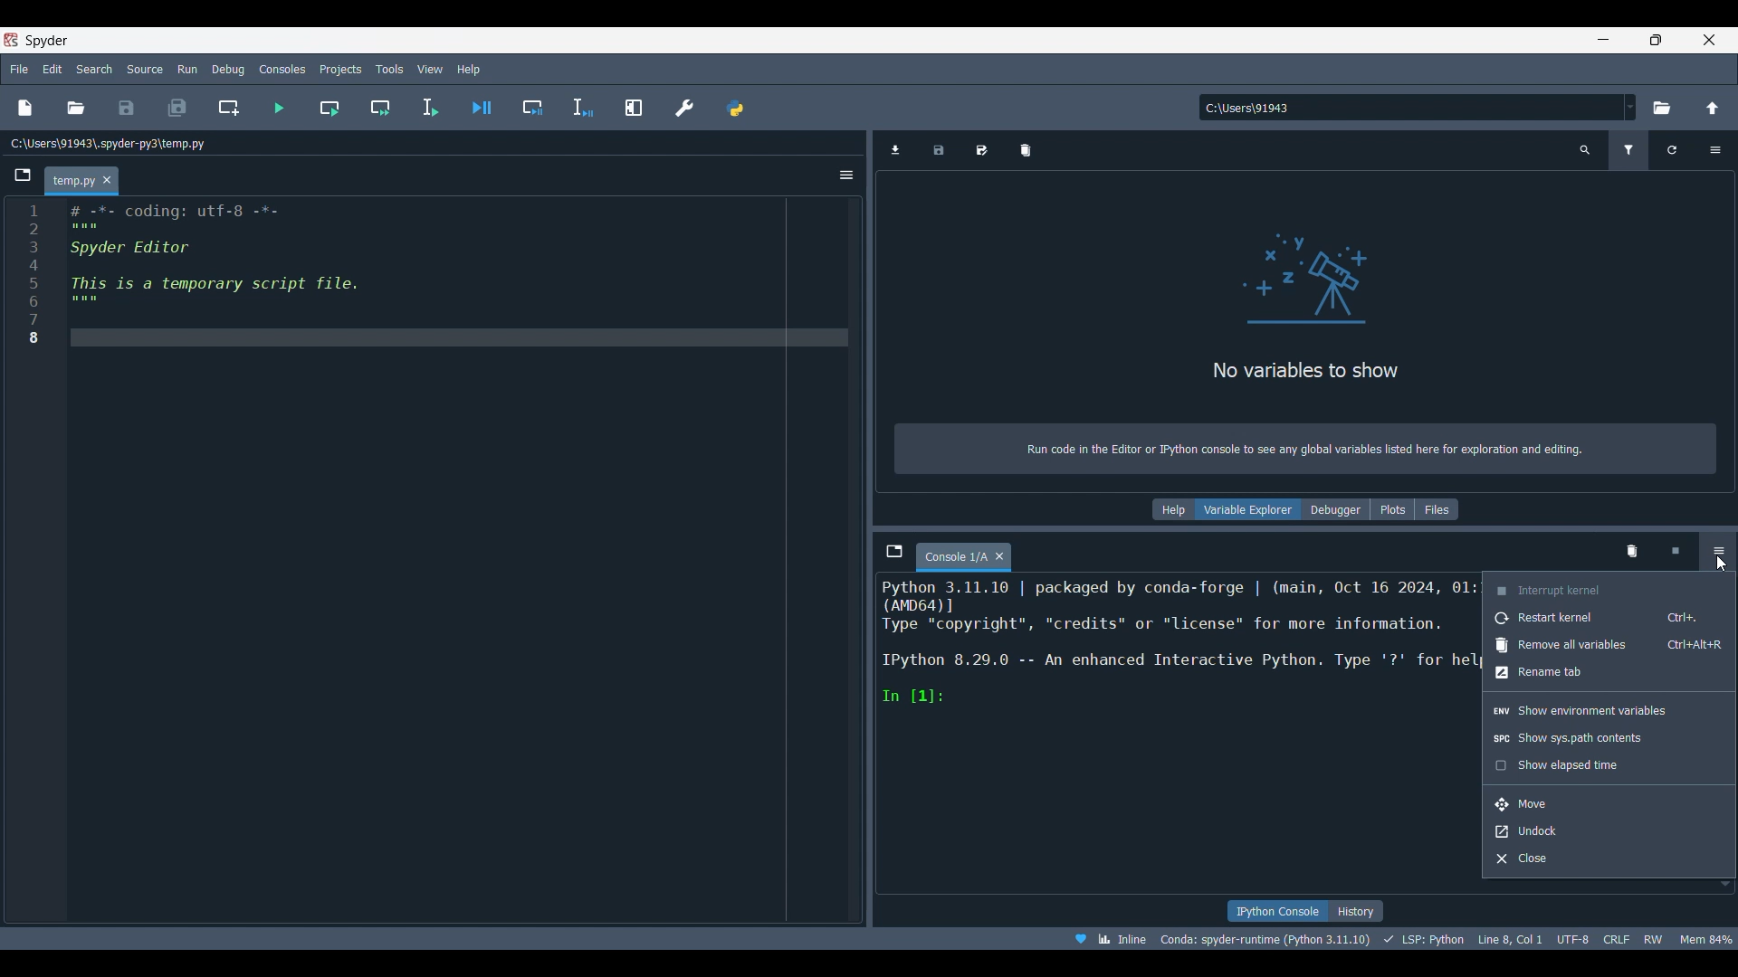 Image resolution: width=1738 pixels, height=977 pixels. Describe the element at coordinates (1712, 108) in the screenshot. I see `Change to parent directory` at that location.